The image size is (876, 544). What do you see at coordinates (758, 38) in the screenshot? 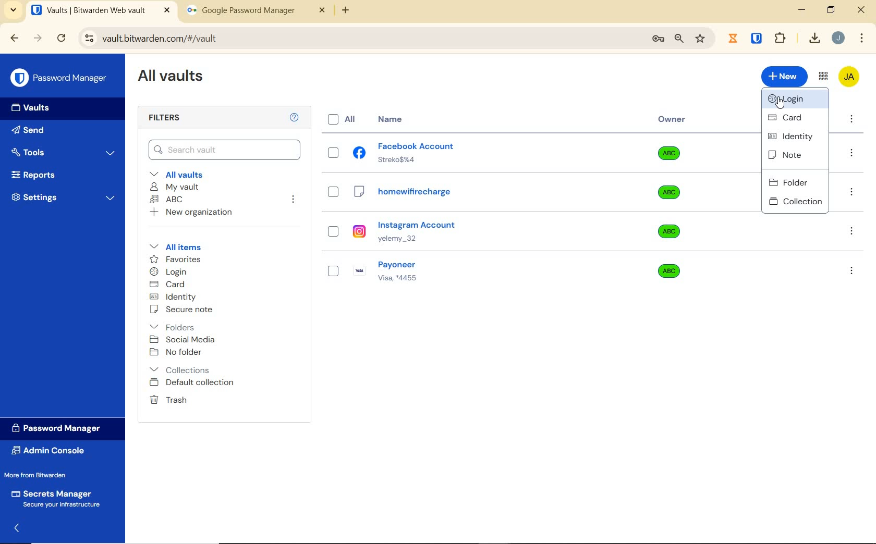
I see `extensions` at bounding box center [758, 38].